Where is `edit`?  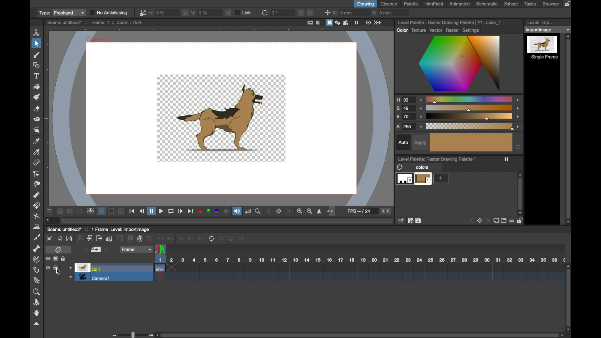
edit is located at coordinates (410, 220).